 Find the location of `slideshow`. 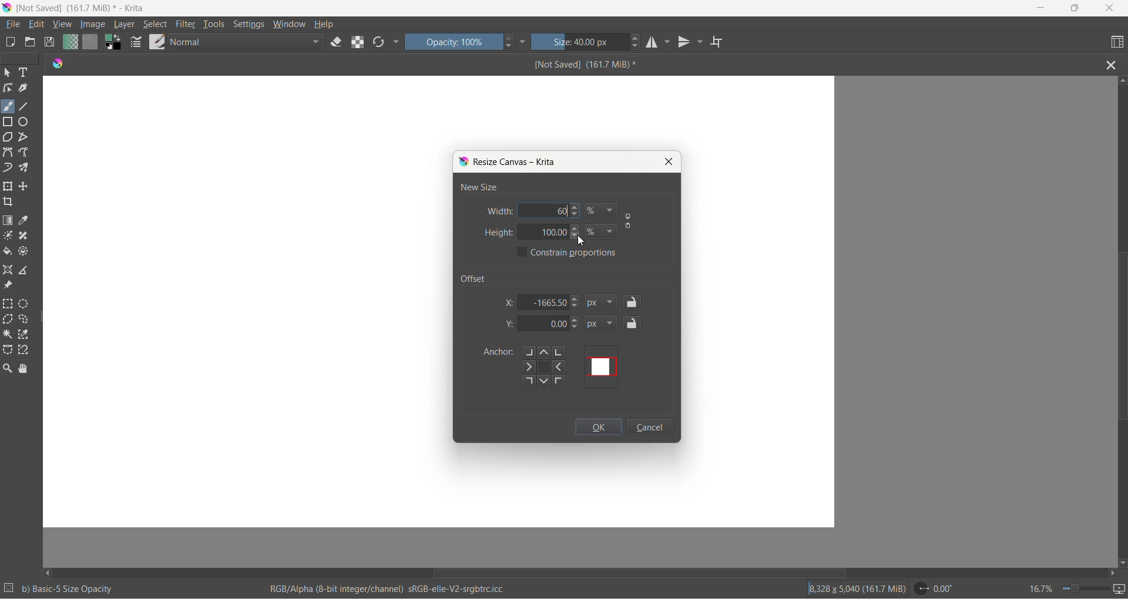

slideshow is located at coordinates (1120, 589).